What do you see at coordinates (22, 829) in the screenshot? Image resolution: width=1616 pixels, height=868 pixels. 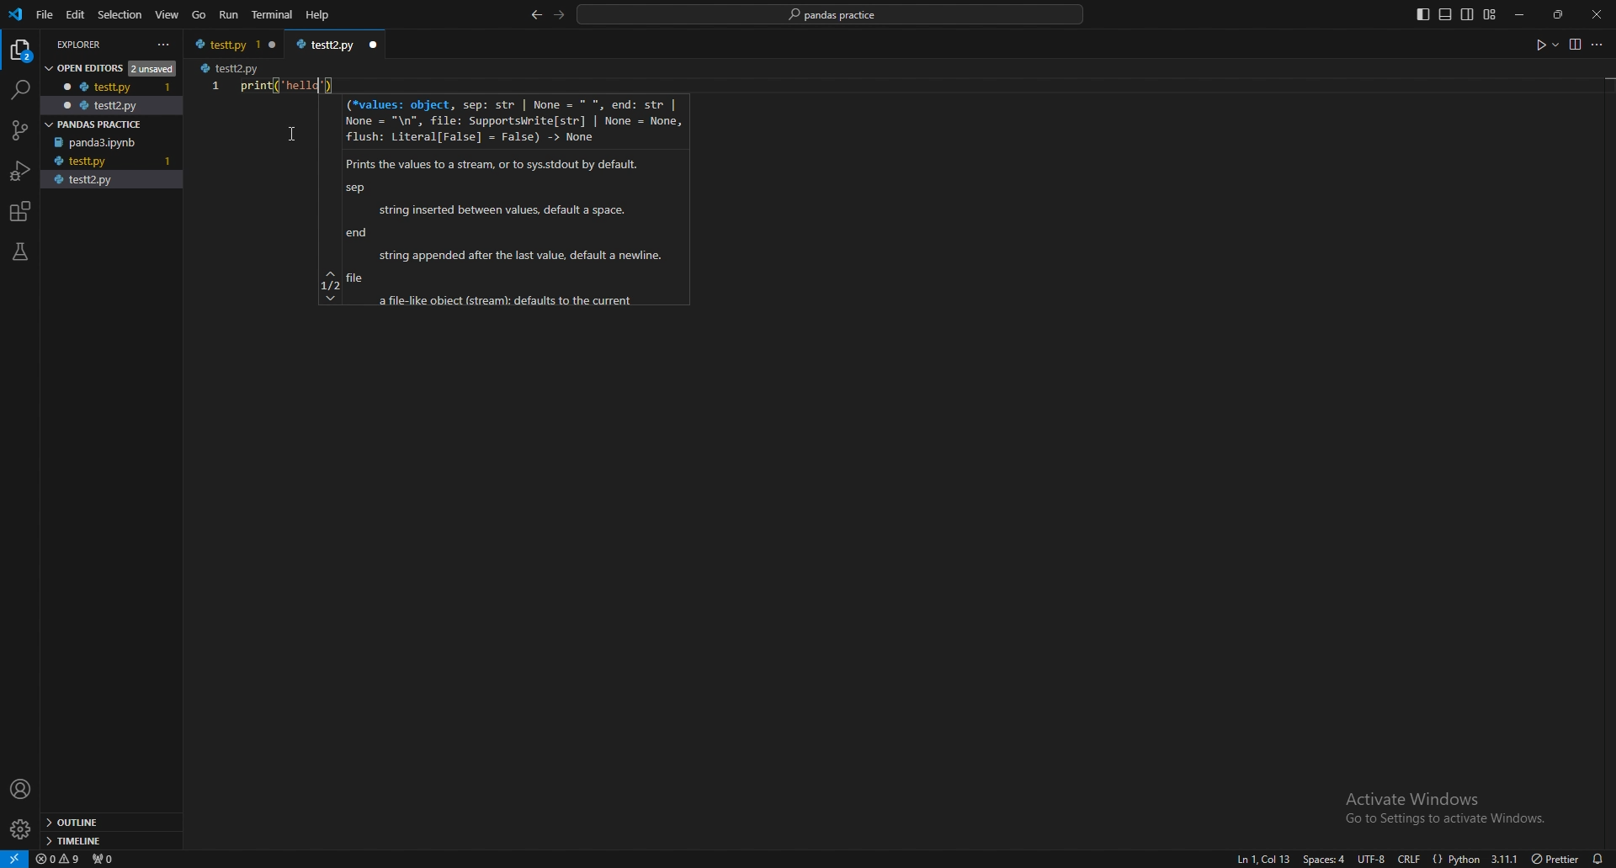 I see `settings` at bounding box center [22, 829].